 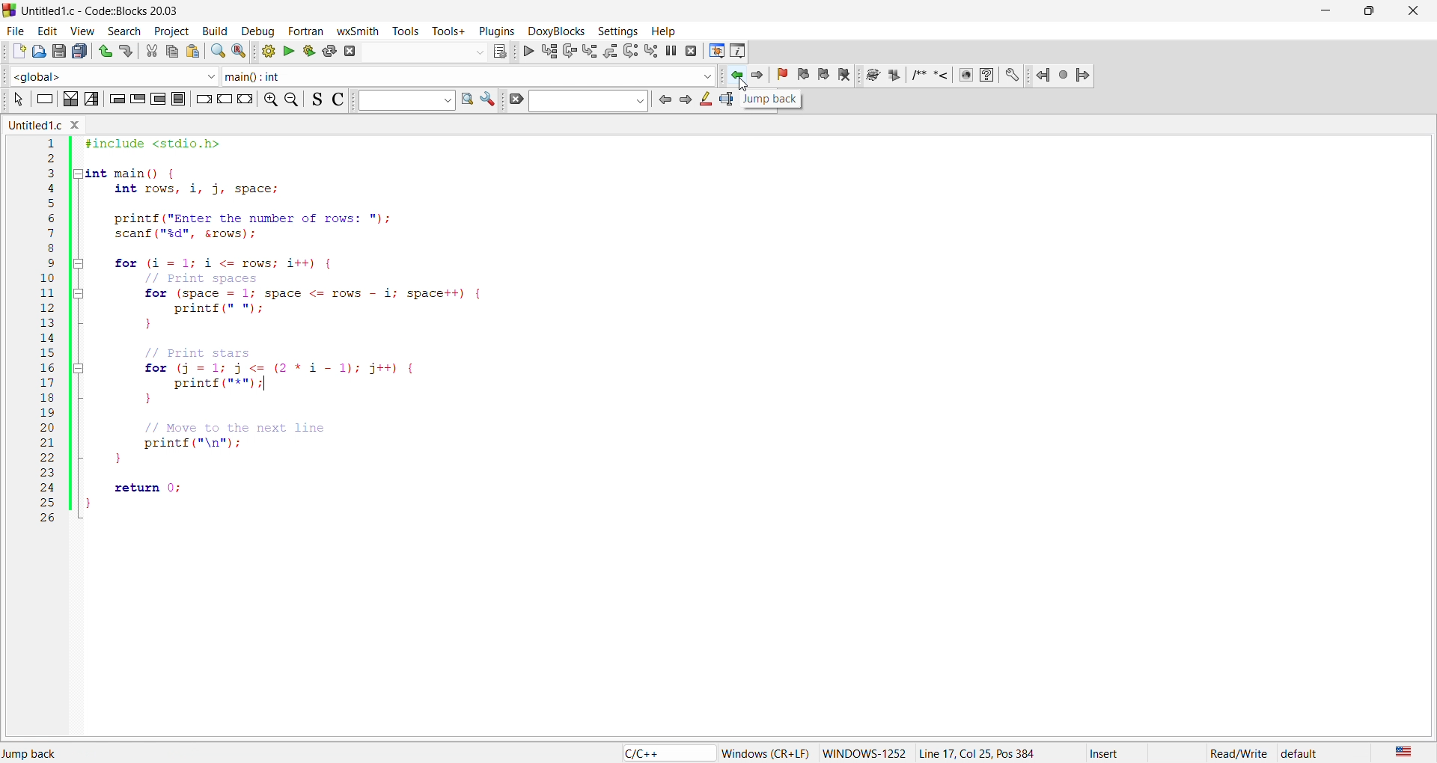 What do you see at coordinates (78, 51) in the screenshot?
I see `save all` at bounding box center [78, 51].